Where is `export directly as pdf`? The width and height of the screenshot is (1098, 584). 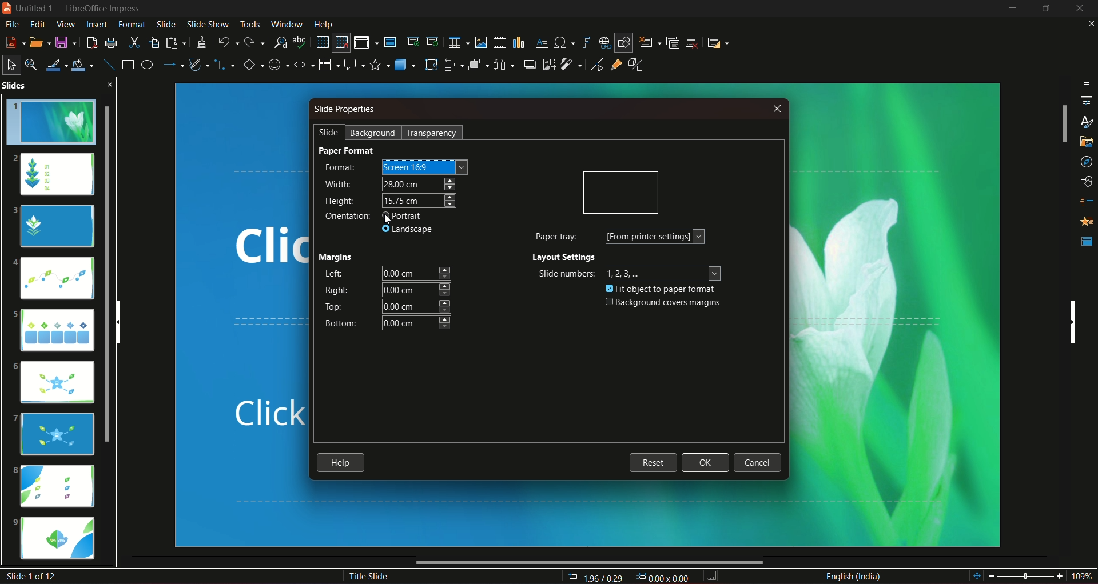
export directly as pdf is located at coordinates (91, 41).